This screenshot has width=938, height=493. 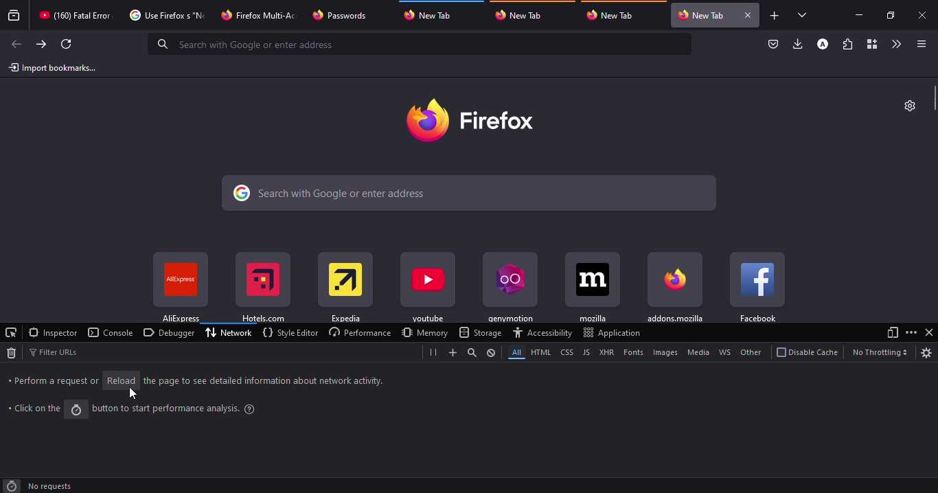 What do you see at coordinates (133, 393) in the screenshot?
I see `cursor` at bounding box center [133, 393].